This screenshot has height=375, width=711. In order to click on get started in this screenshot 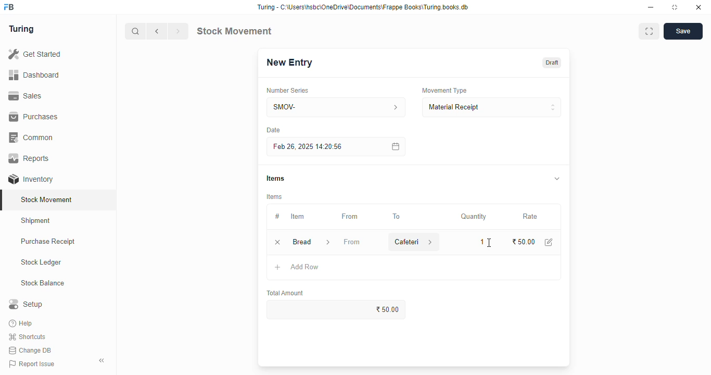, I will do `click(35, 54)`.